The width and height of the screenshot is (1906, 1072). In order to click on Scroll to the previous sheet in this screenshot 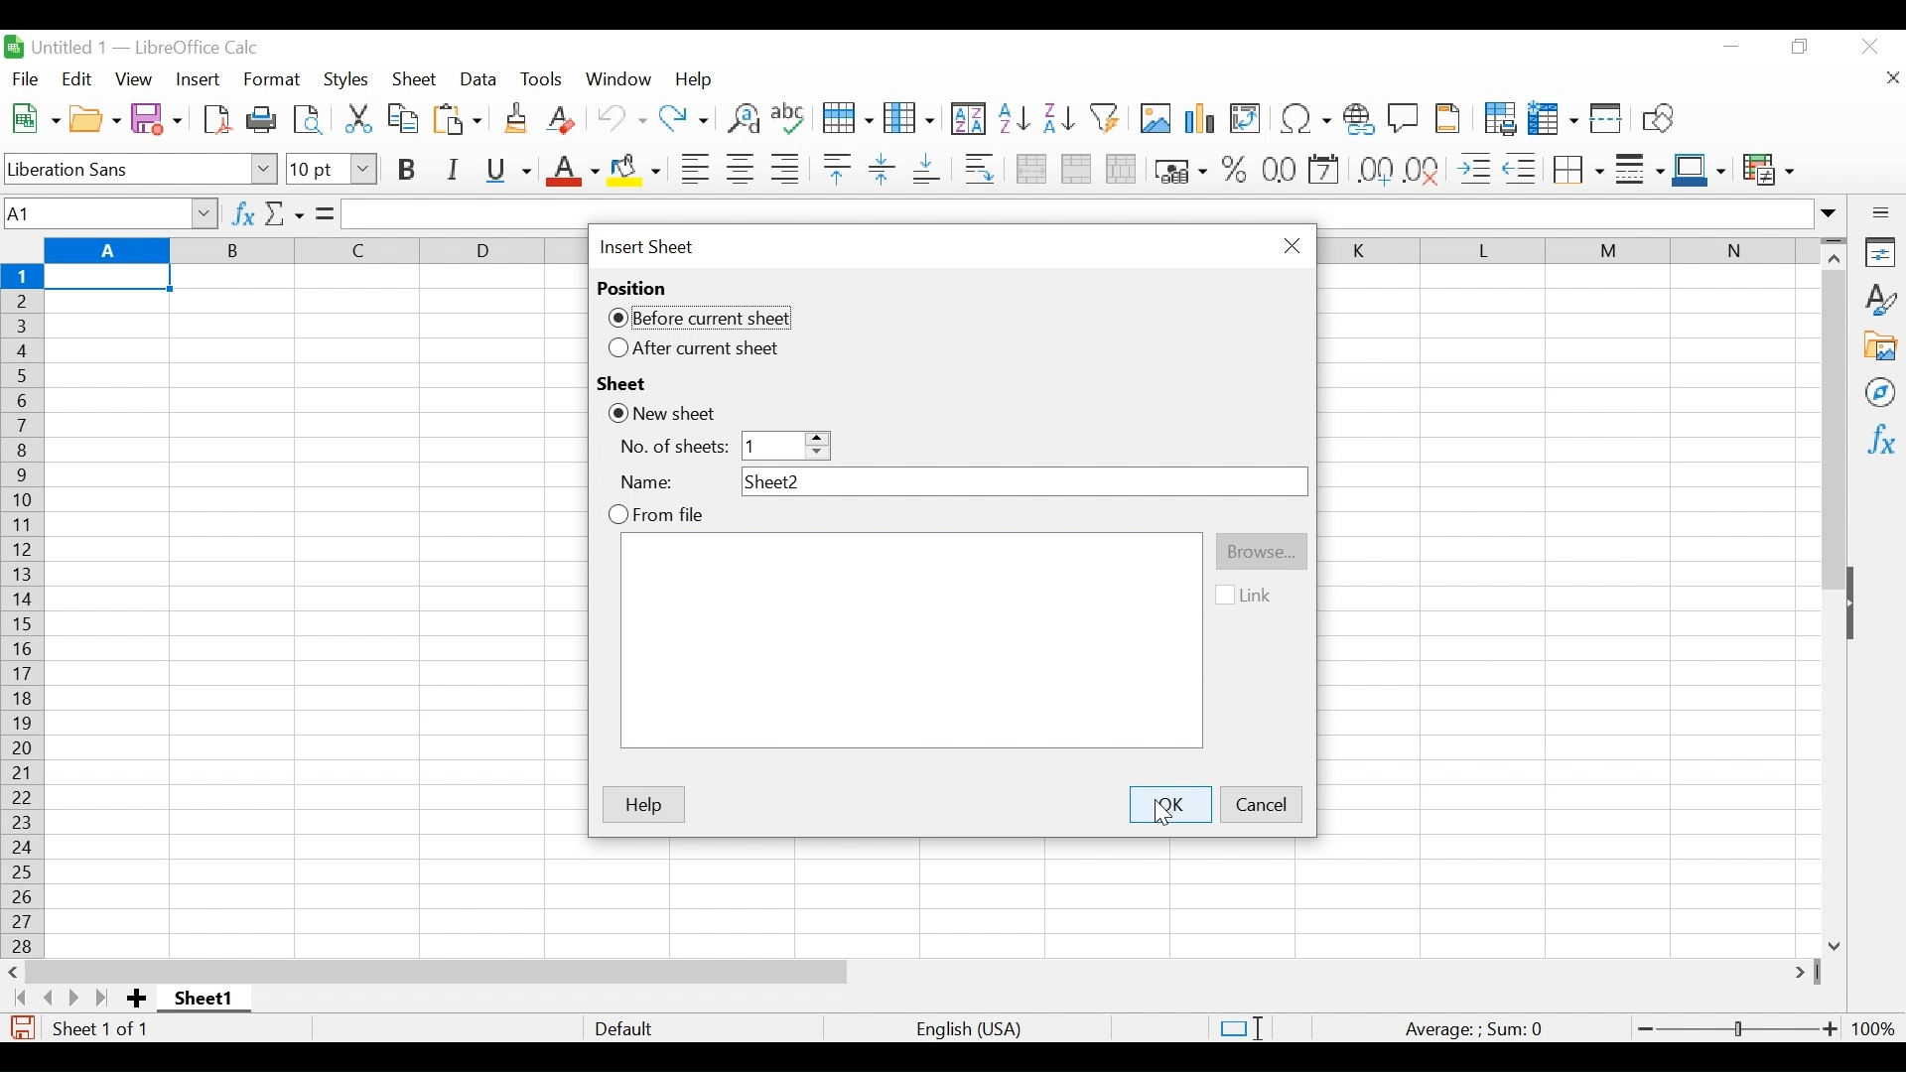, I will do `click(46, 998)`.